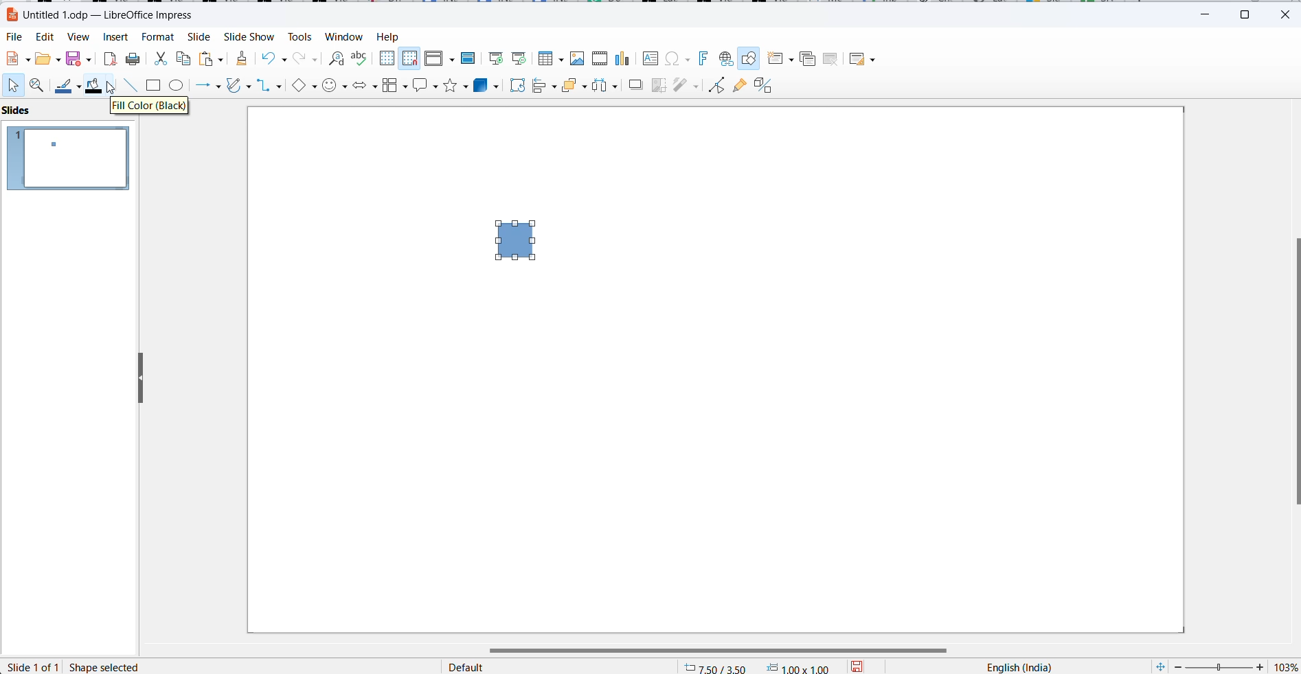  What do you see at coordinates (335, 57) in the screenshot?
I see `find and replace` at bounding box center [335, 57].